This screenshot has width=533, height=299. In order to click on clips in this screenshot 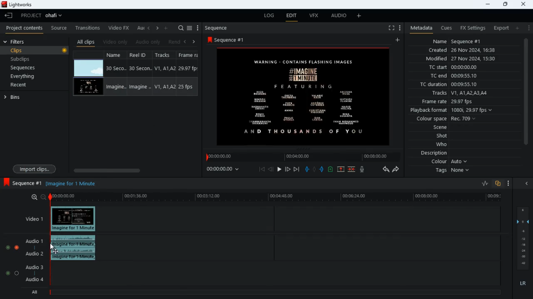, I will do `click(36, 51)`.